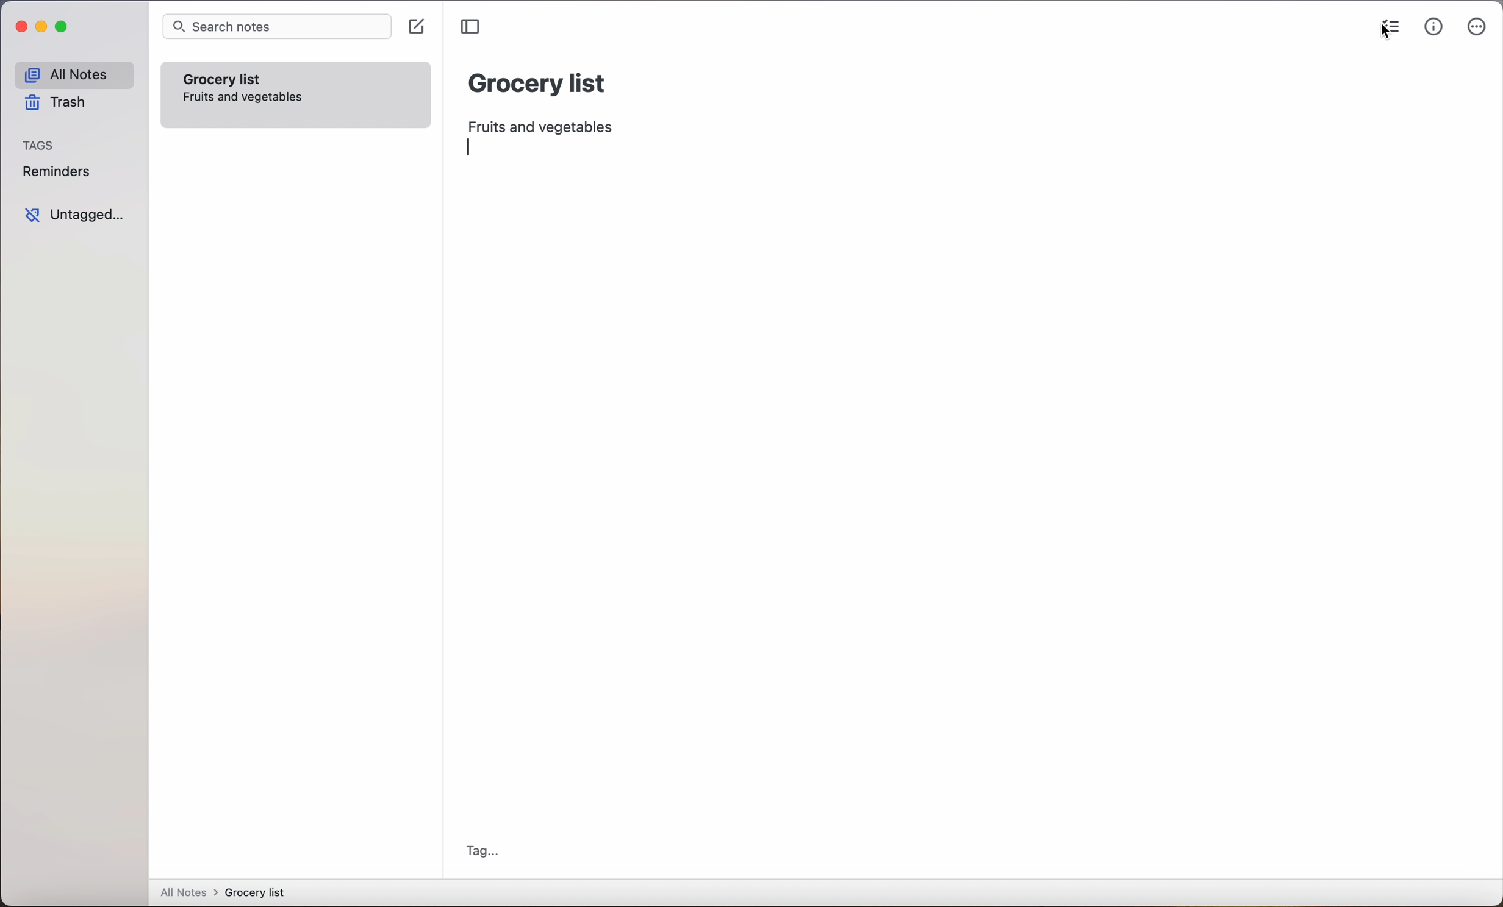  What do you see at coordinates (276, 27) in the screenshot?
I see `search bar` at bounding box center [276, 27].